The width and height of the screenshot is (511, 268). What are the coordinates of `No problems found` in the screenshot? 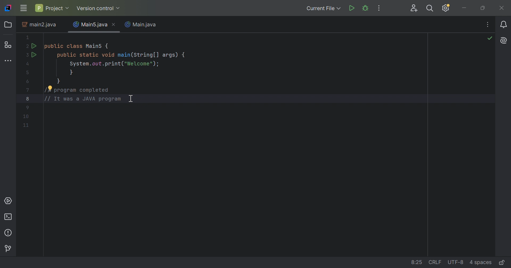 It's located at (491, 39).